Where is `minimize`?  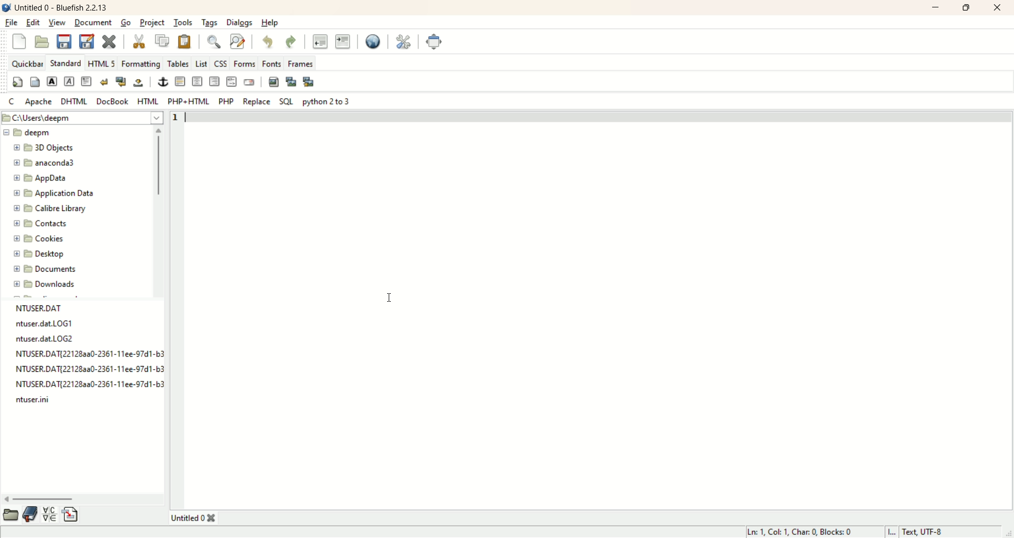
minimize is located at coordinates (933, 9).